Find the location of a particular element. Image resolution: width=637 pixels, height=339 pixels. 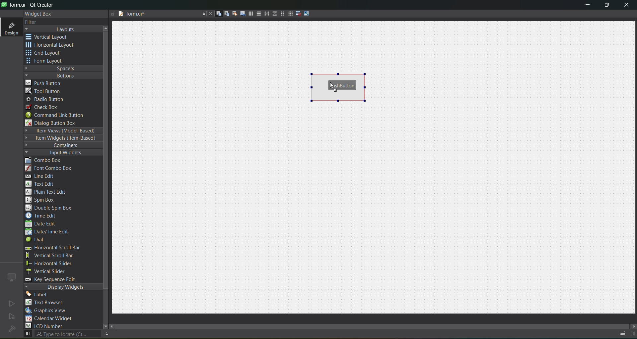

plain text edit is located at coordinates (48, 192).